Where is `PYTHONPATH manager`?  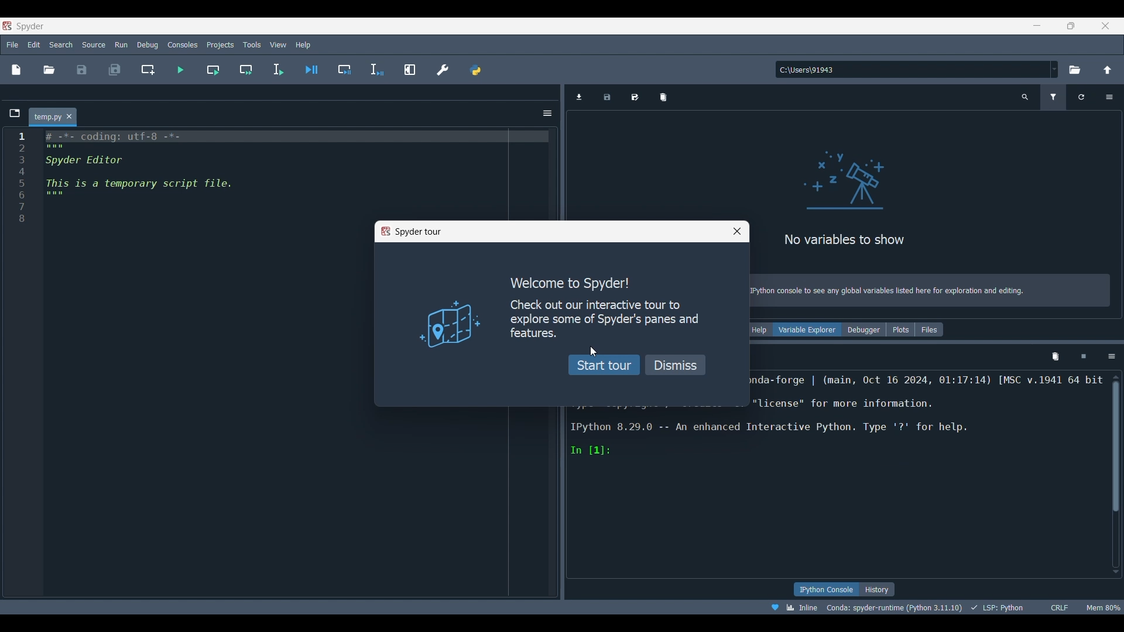
PYTHONPATH manager is located at coordinates (475, 70).